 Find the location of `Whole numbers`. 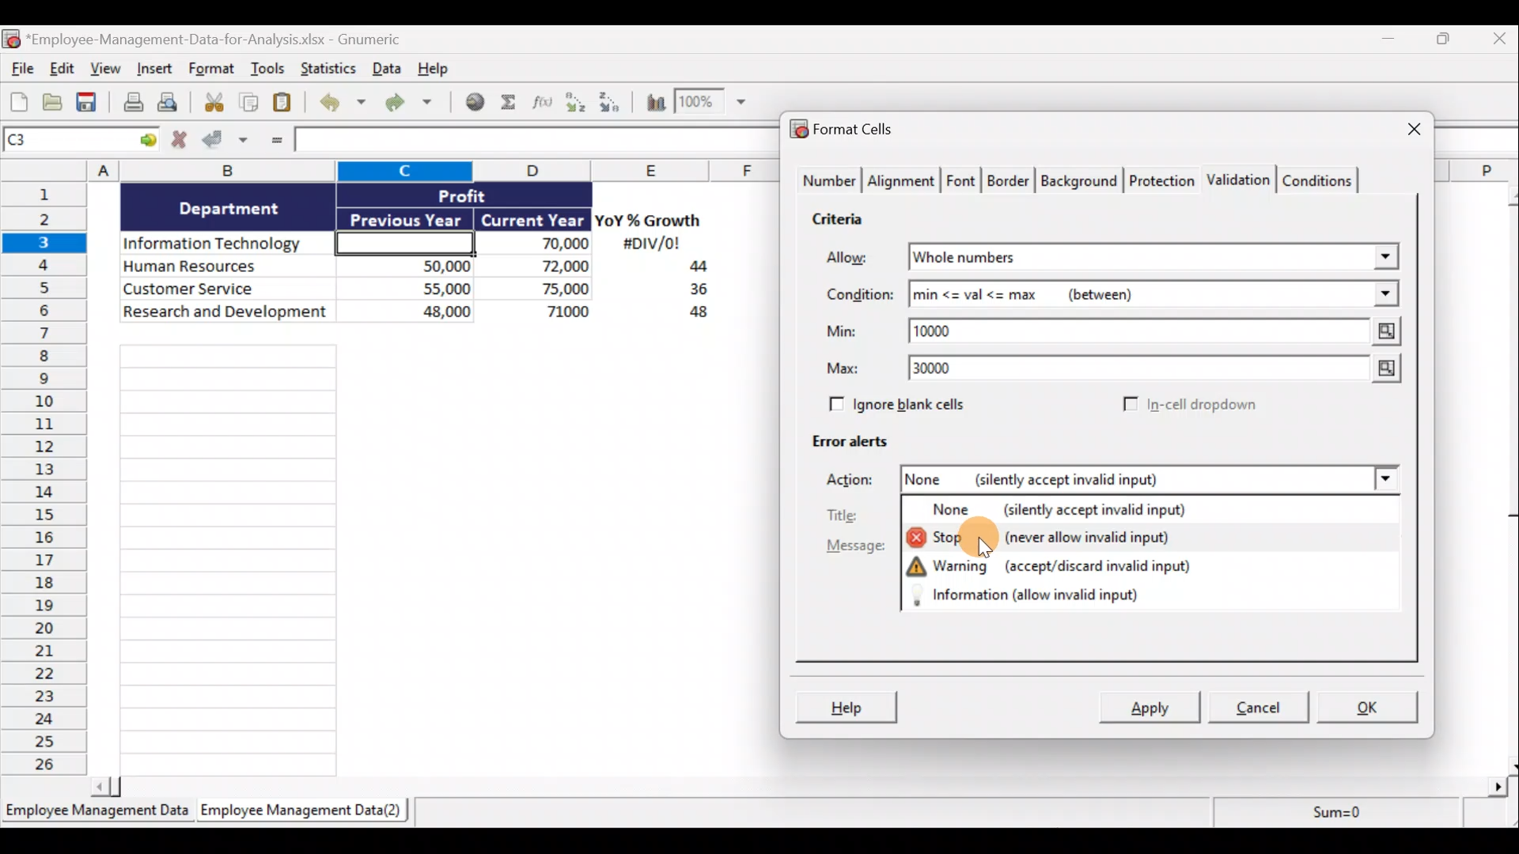

Whole numbers is located at coordinates (1062, 258).